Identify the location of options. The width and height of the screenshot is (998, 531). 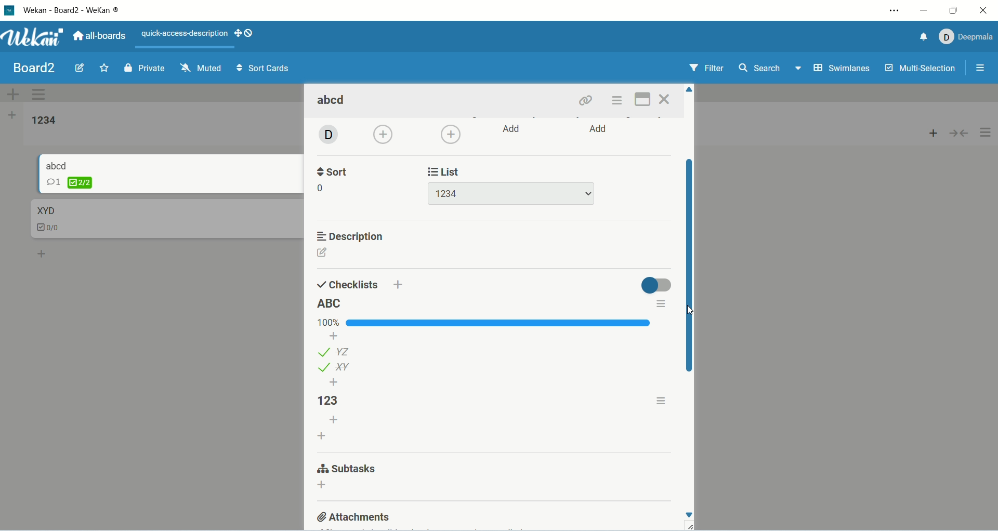
(619, 101).